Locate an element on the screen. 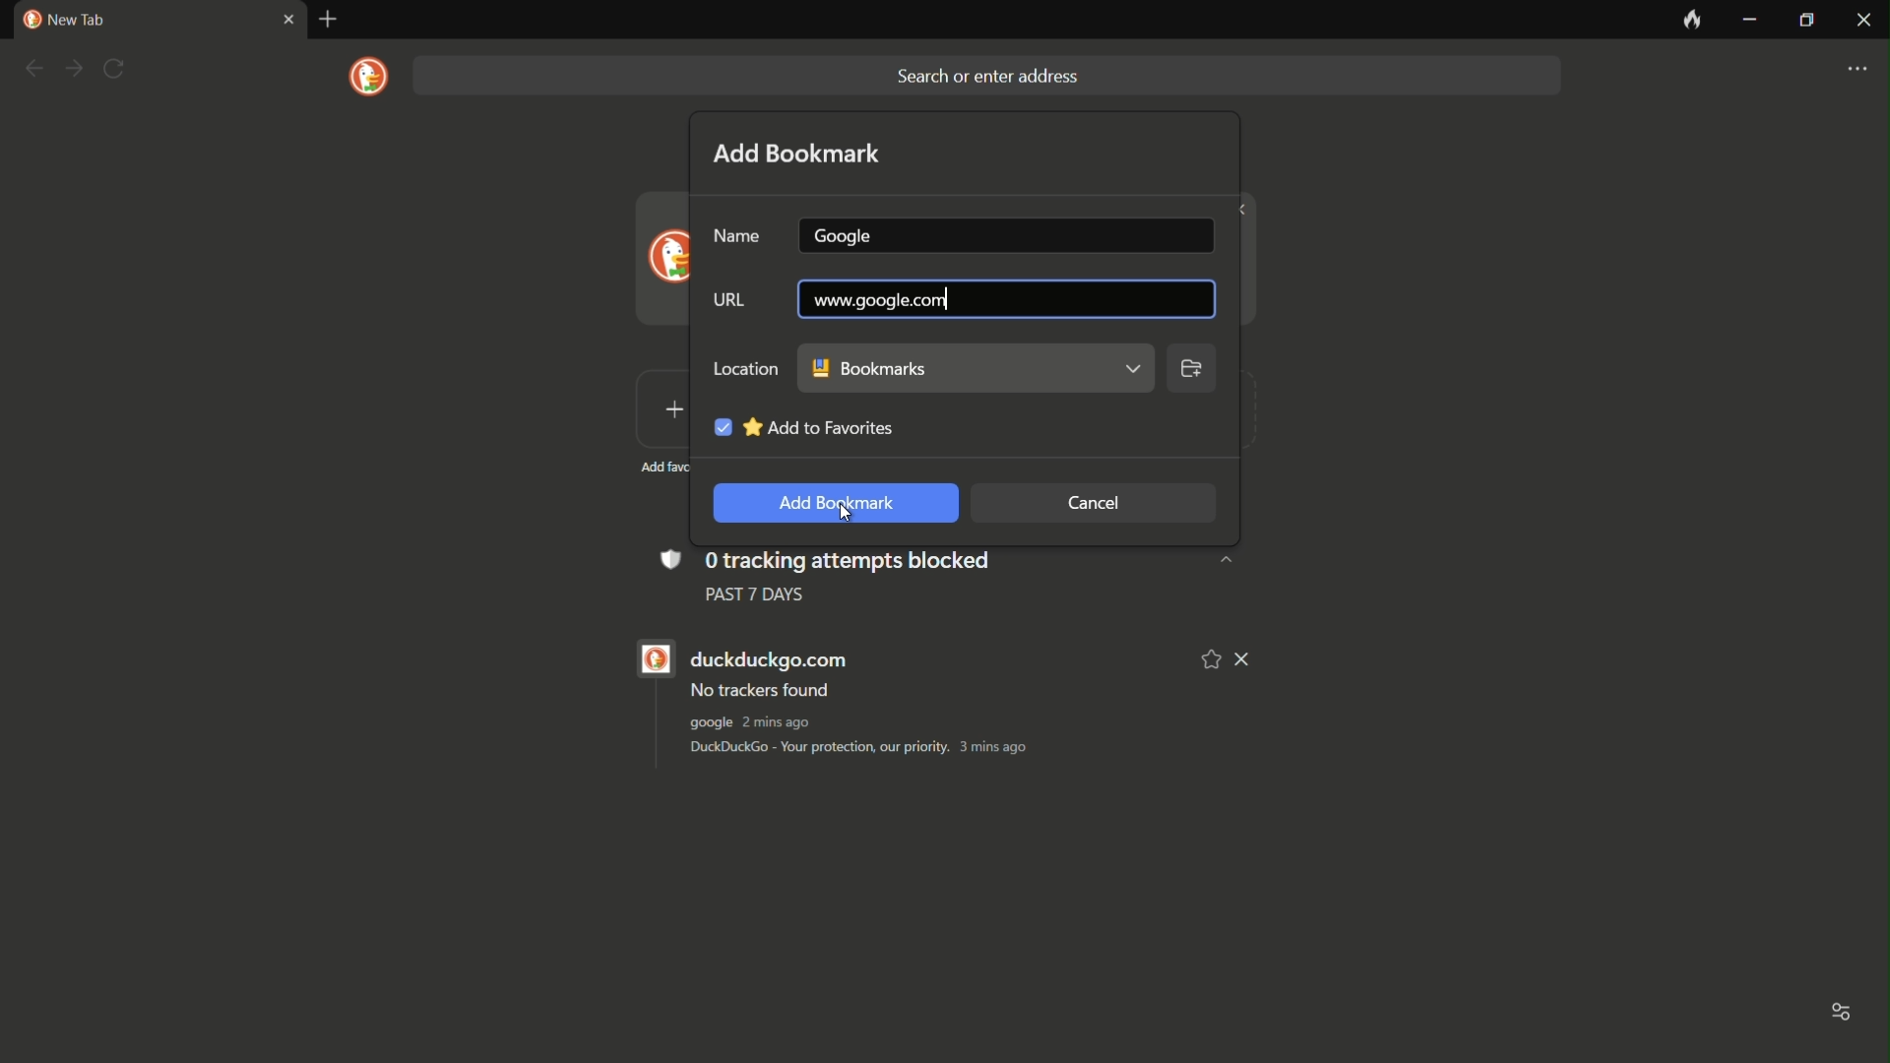  add to favorite is located at coordinates (800, 423).